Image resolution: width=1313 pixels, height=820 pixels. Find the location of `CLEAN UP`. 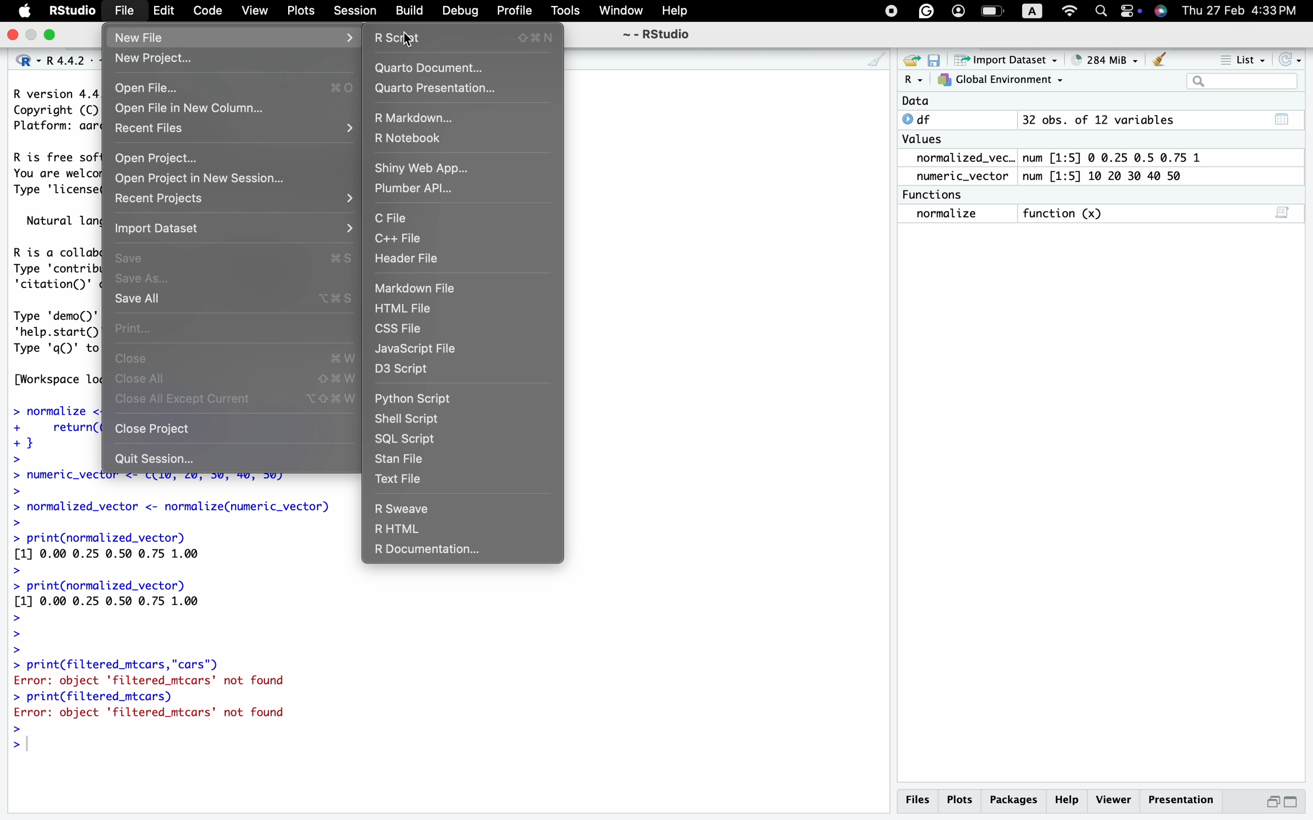

CLEAN UP is located at coordinates (1160, 59).